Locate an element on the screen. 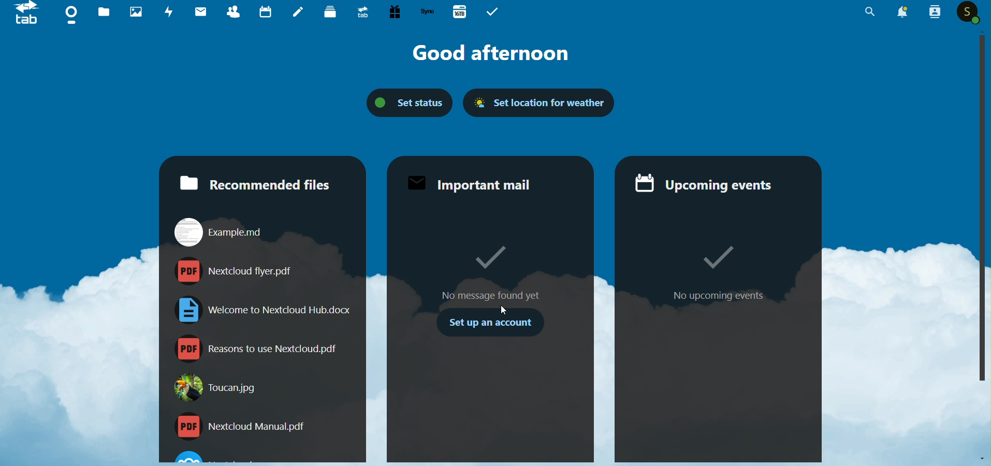 This screenshot has height=466, width=991. Files is located at coordinates (99, 12).